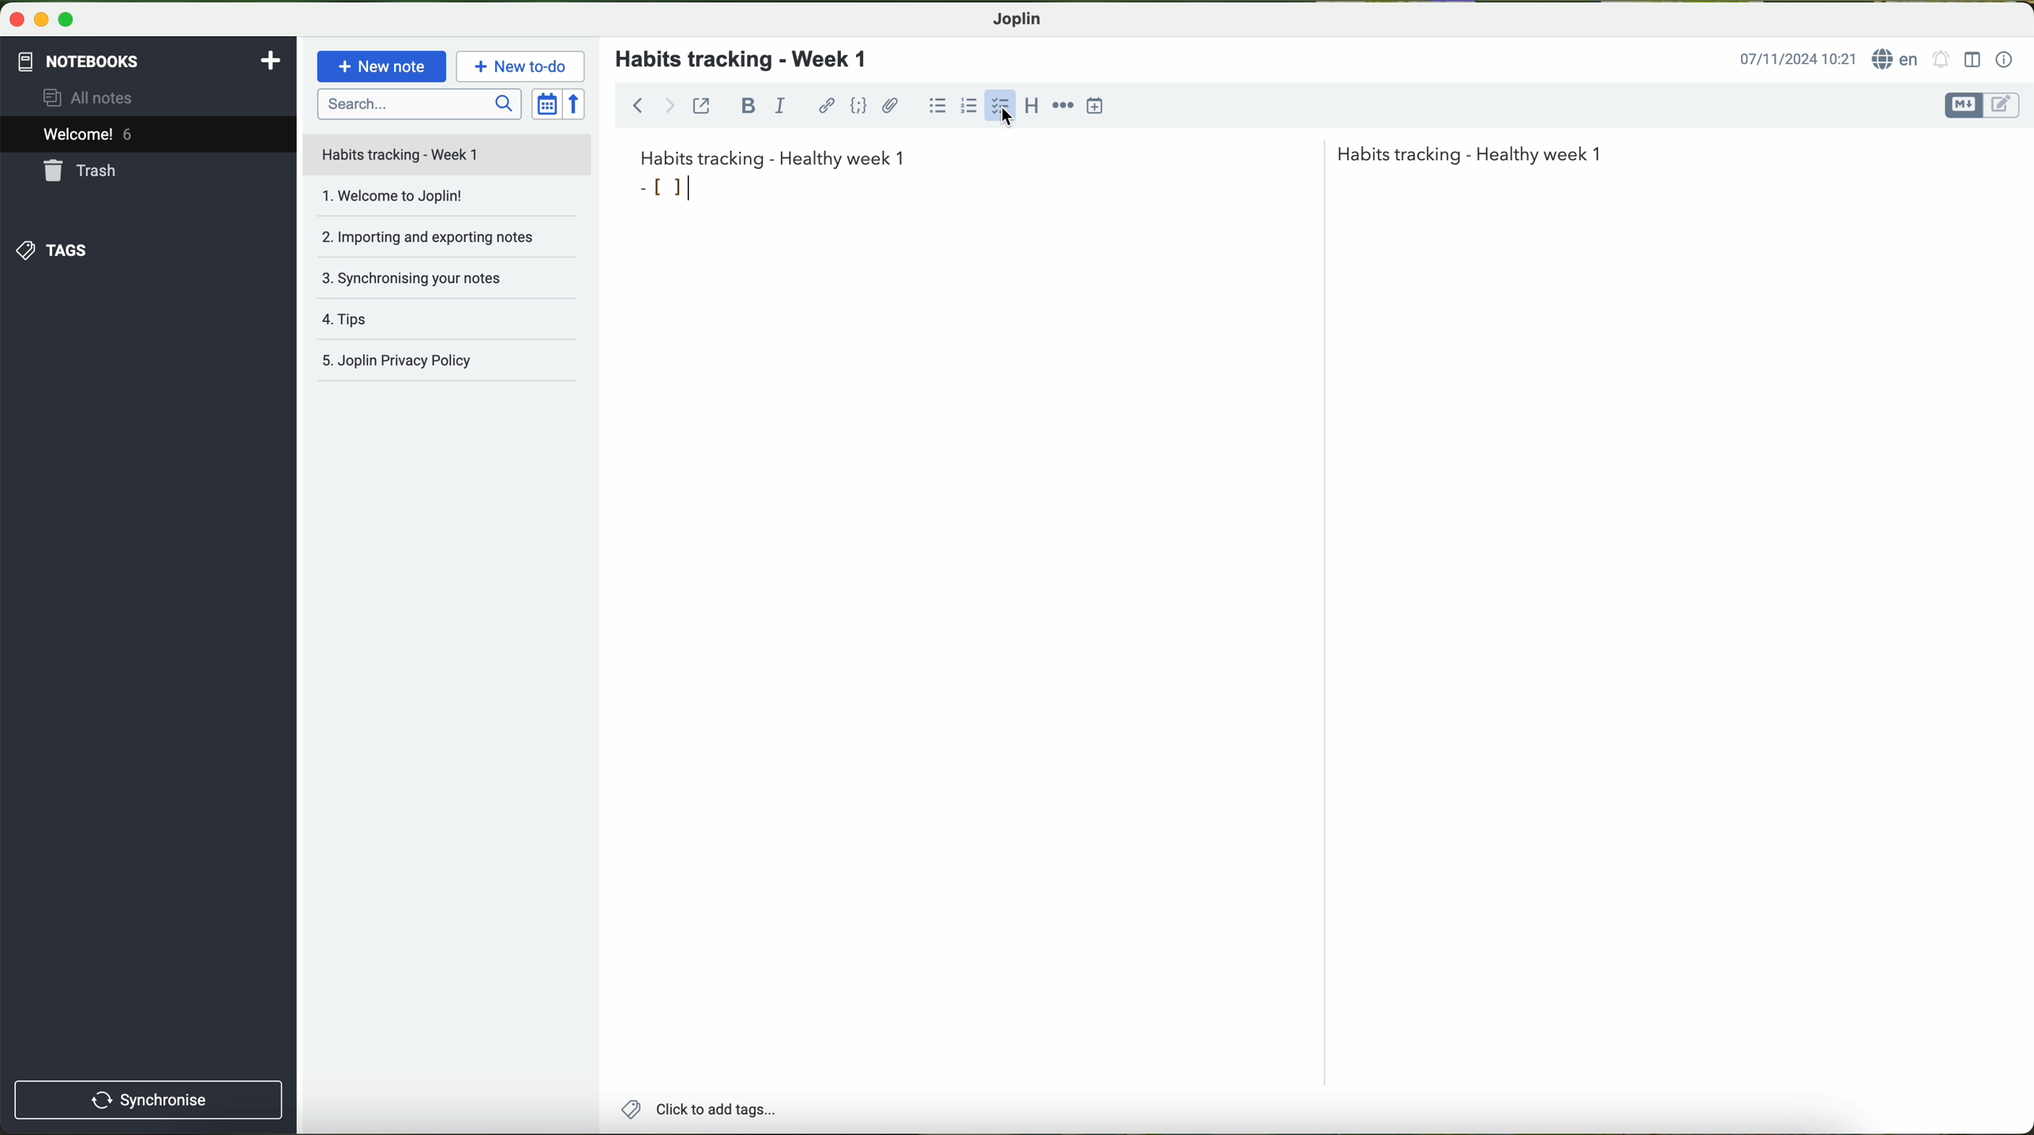  Describe the element at coordinates (382, 66) in the screenshot. I see `new note button` at that location.